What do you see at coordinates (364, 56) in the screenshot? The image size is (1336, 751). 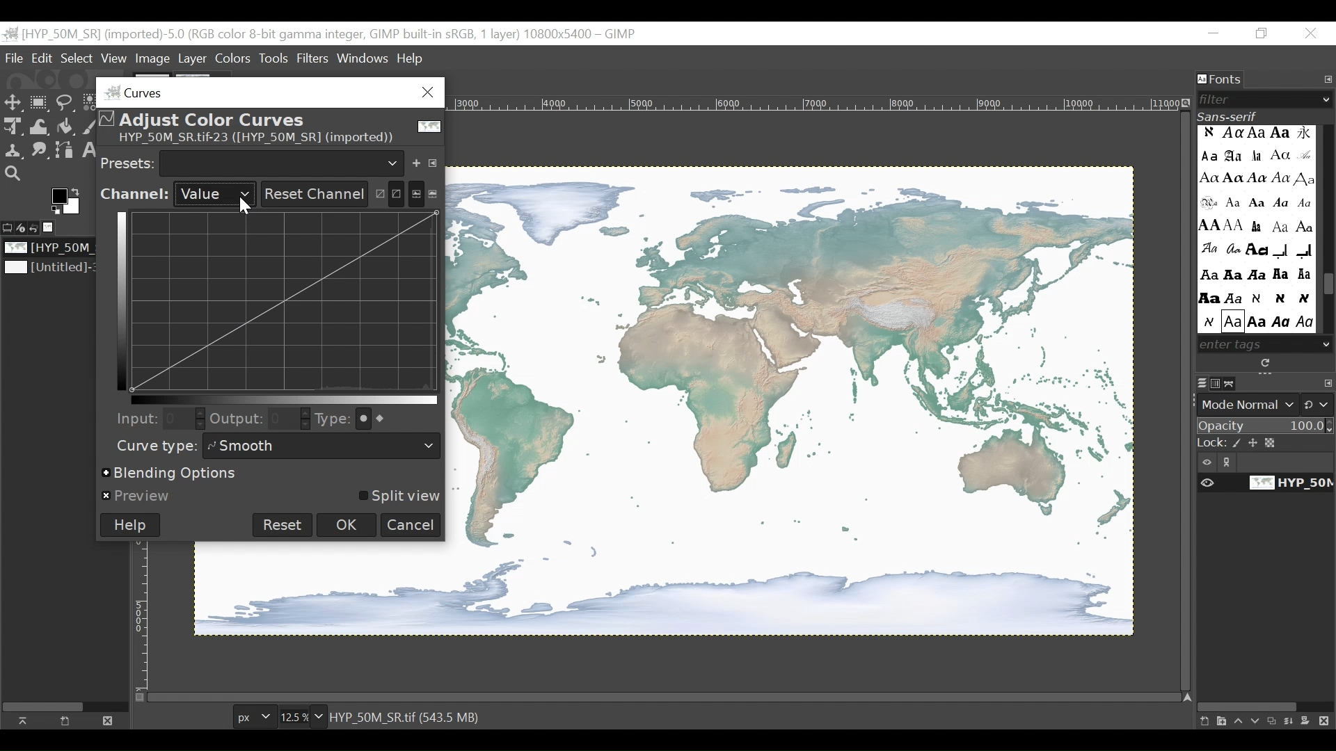 I see `Windows` at bounding box center [364, 56].